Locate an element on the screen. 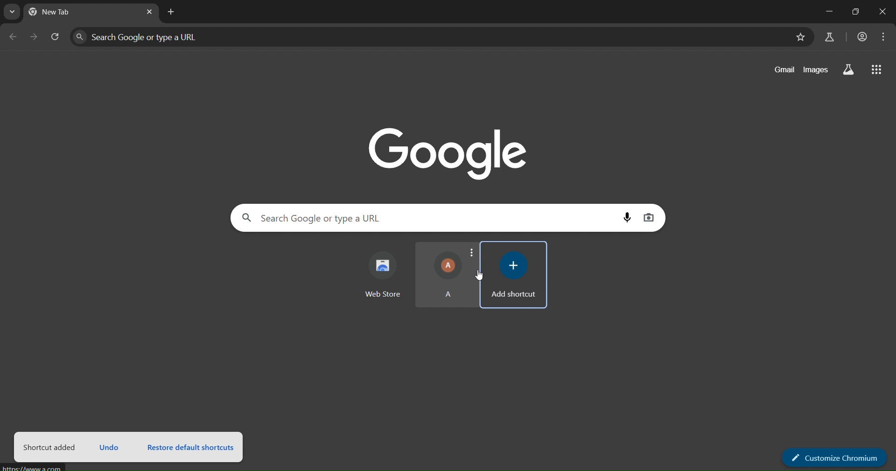 The width and height of the screenshot is (896, 471). menu is located at coordinates (884, 37).